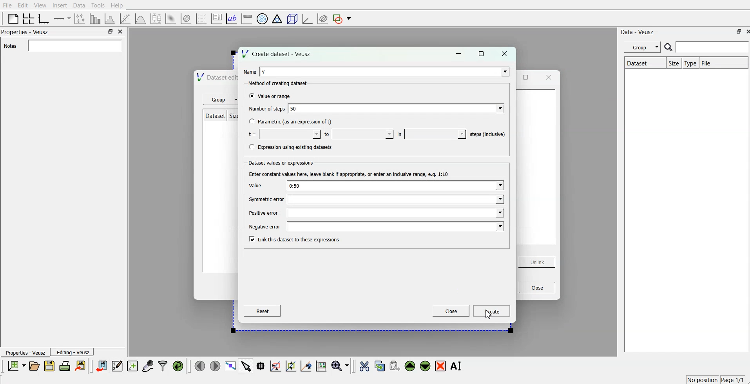  Describe the element at coordinates (322, 367) in the screenshot. I see `reset graph axes` at that location.